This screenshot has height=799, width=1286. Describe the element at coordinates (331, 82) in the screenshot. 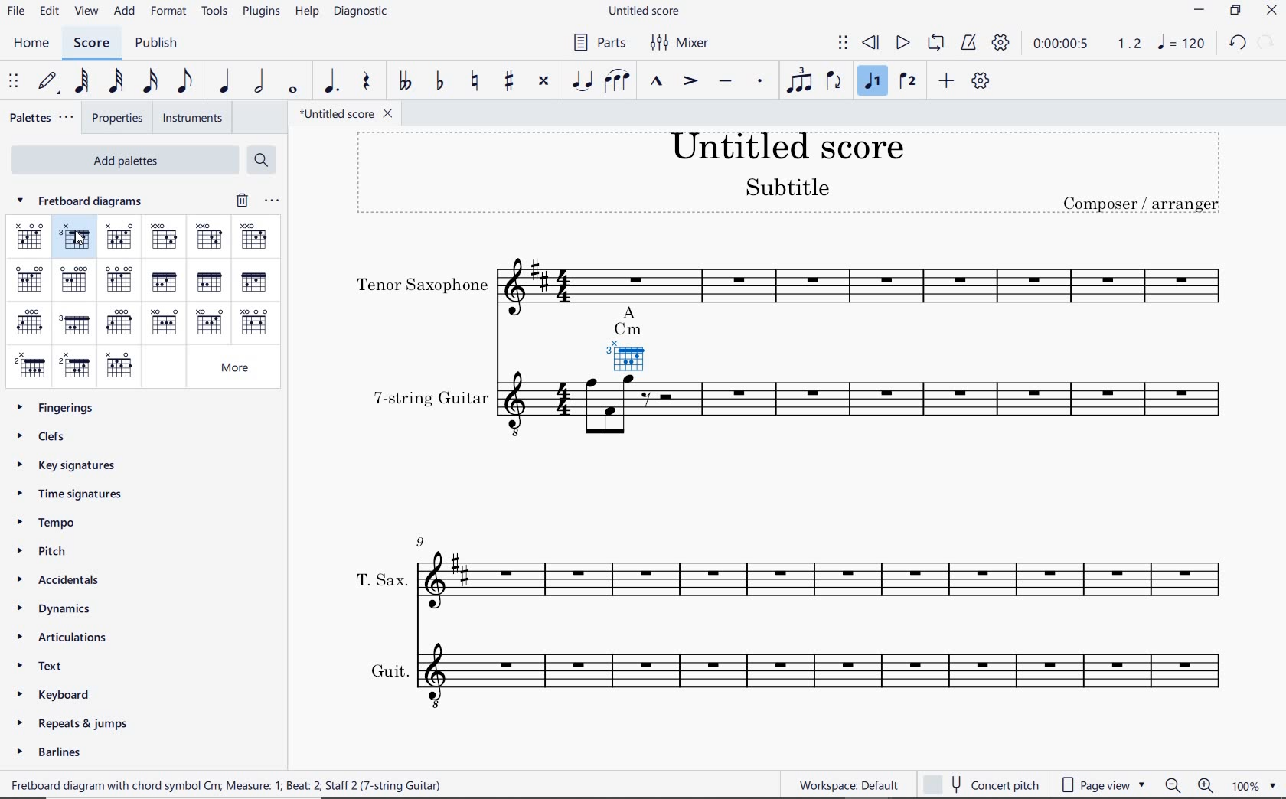

I see `AUGMENTATION DOT` at that location.